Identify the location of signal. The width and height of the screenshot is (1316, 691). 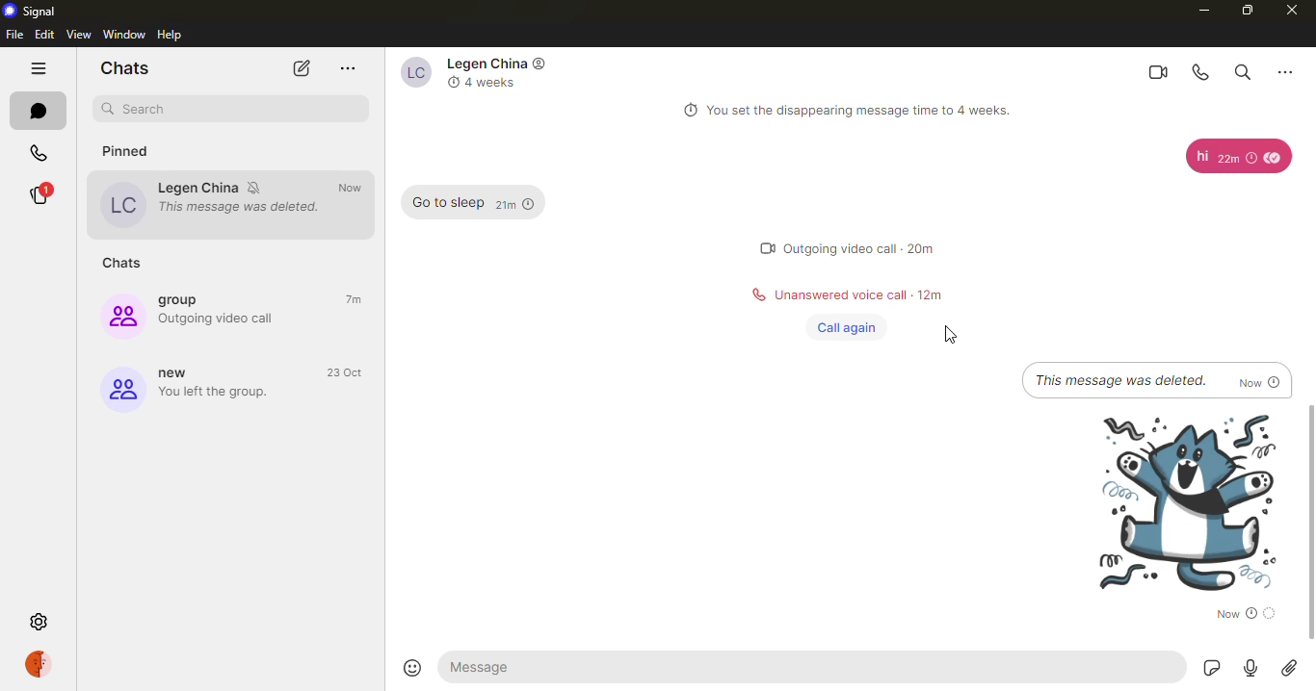
(38, 13).